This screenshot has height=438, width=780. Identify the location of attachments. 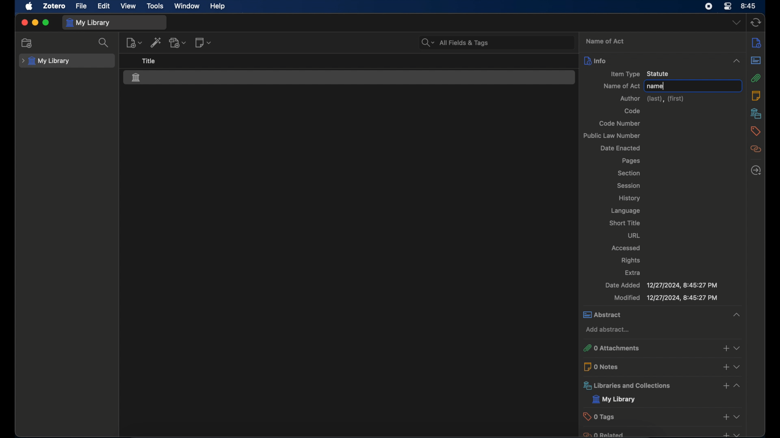
(756, 78).